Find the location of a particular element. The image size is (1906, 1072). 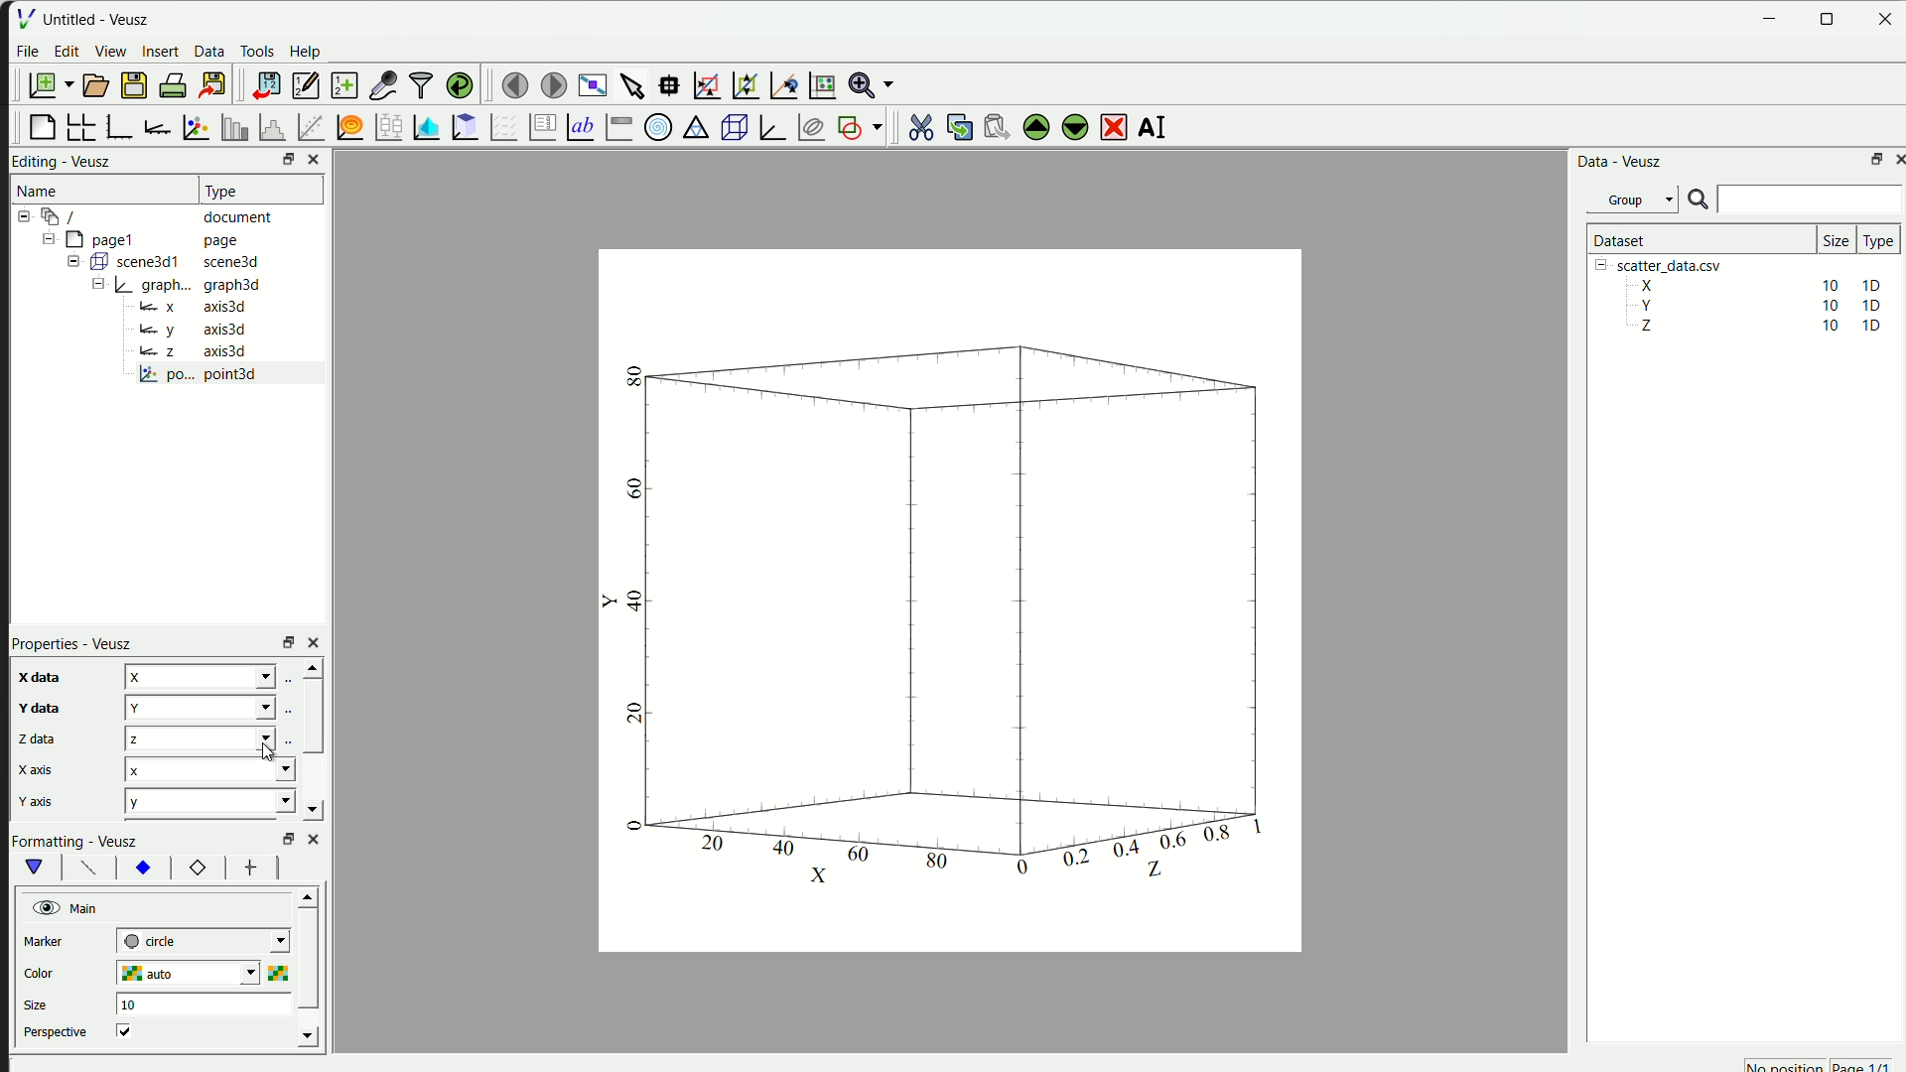

marker is located at coordinates (52, 941).